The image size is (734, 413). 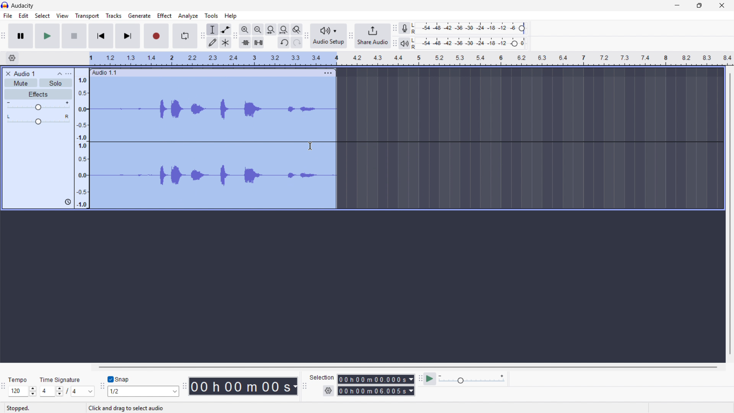 What do you see at coordinates (7, 16) in the screenshot?
I see `file ` at bounding box center [7, 16].